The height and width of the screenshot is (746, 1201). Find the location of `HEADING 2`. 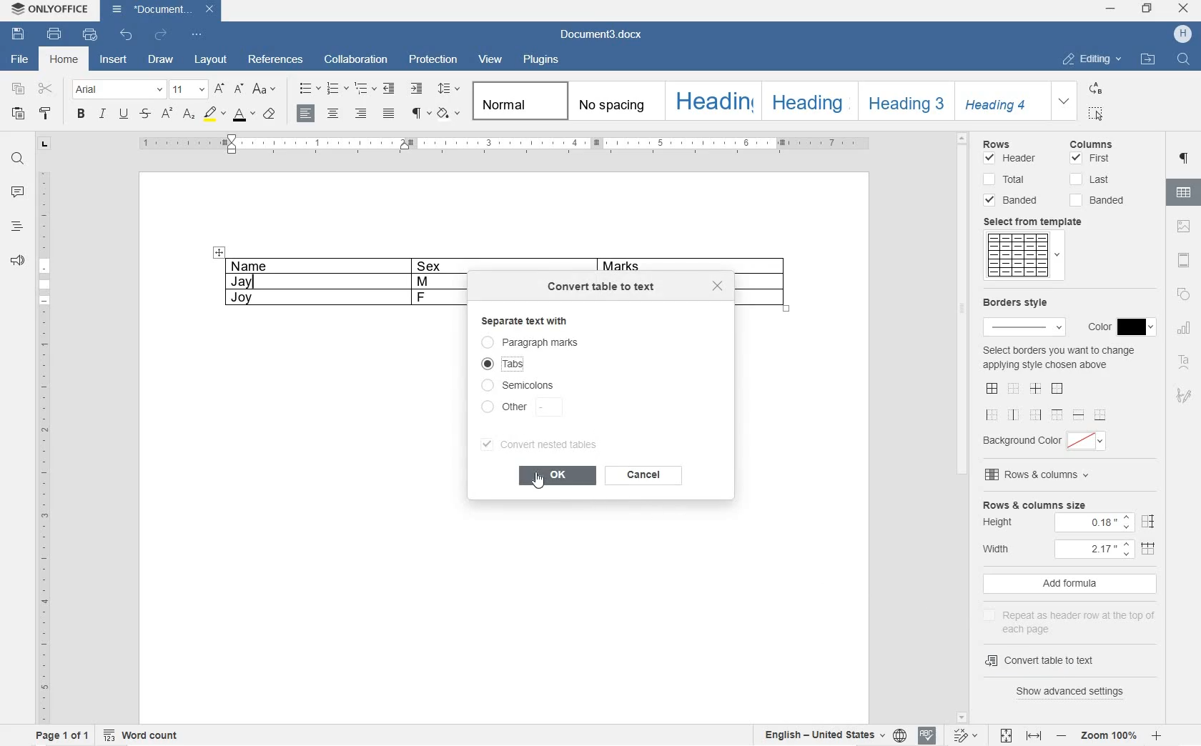

HEADING 2 is located at coordinates (810, 101).